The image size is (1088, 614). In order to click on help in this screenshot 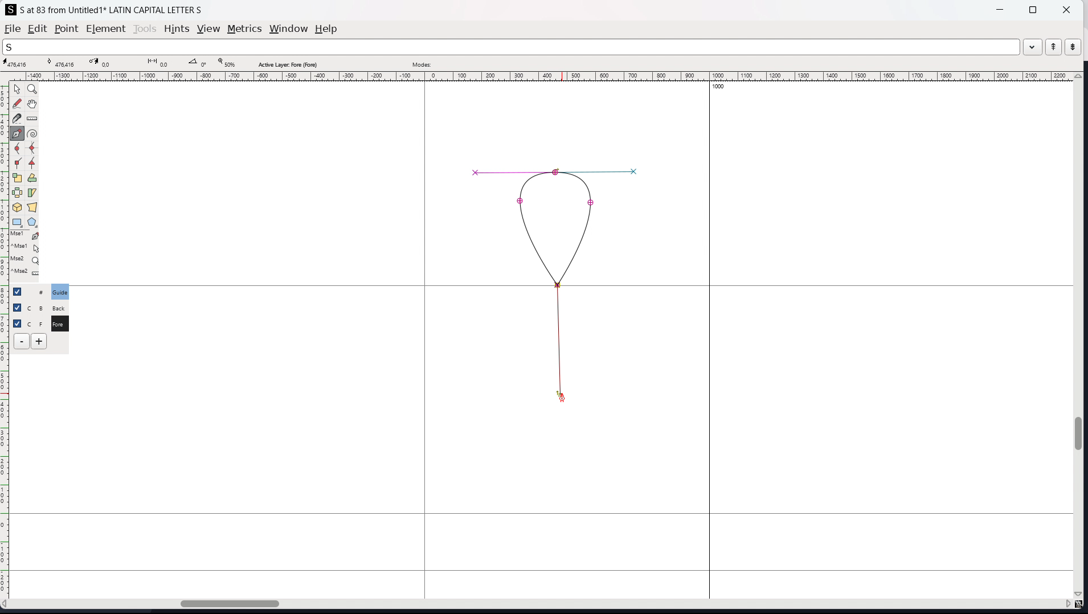, I will do `click(326, 29)`.